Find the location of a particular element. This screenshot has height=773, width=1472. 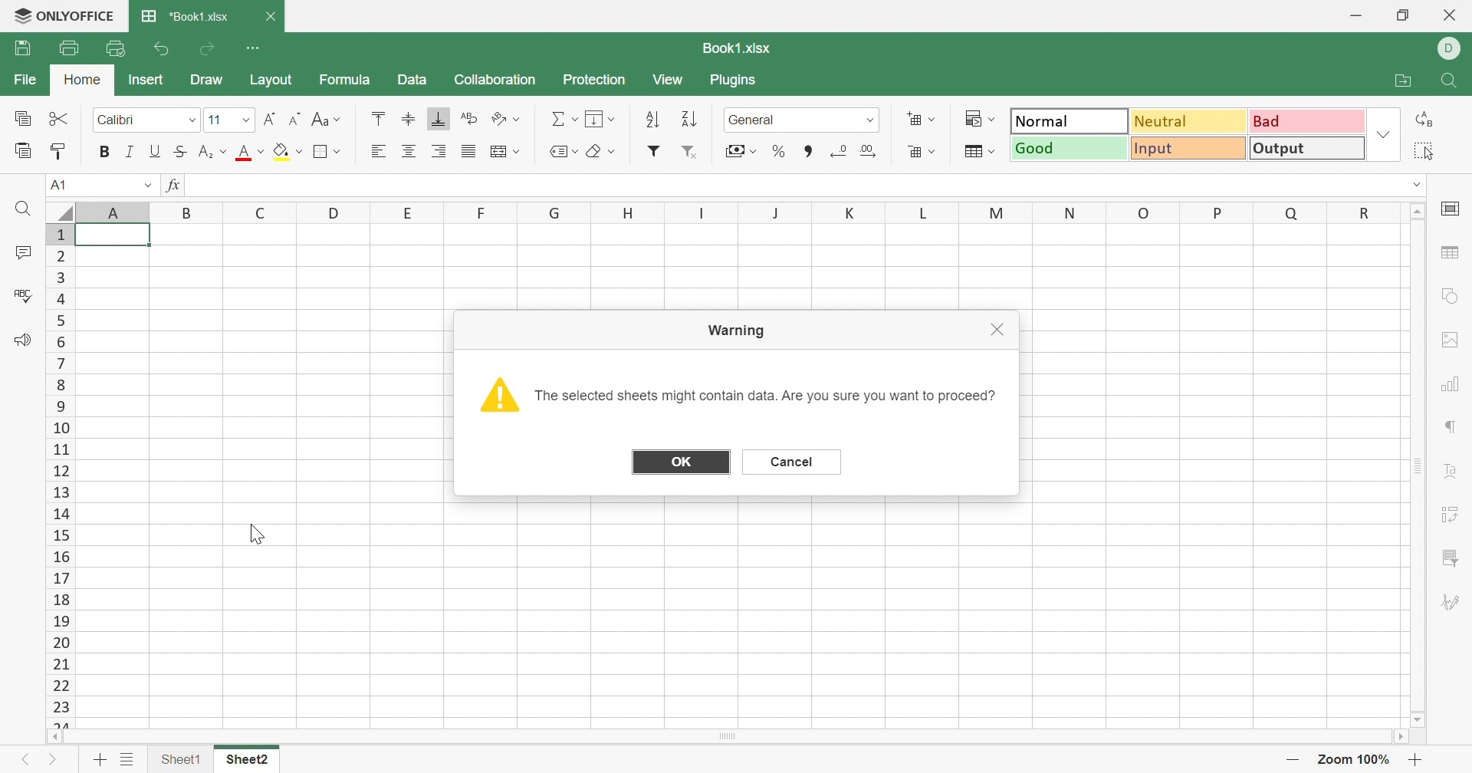

Previous is located at coordinates (25, 756).